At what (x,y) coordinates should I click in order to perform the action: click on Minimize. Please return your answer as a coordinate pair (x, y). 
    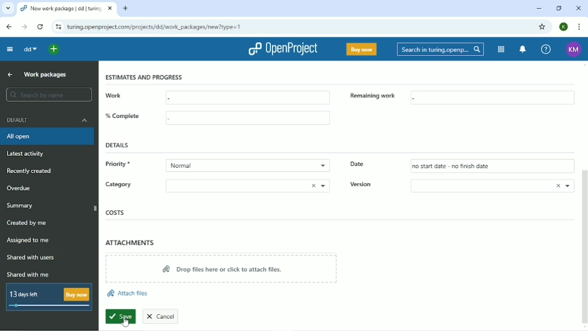
    Looking at the image, I should click on (539, 8).